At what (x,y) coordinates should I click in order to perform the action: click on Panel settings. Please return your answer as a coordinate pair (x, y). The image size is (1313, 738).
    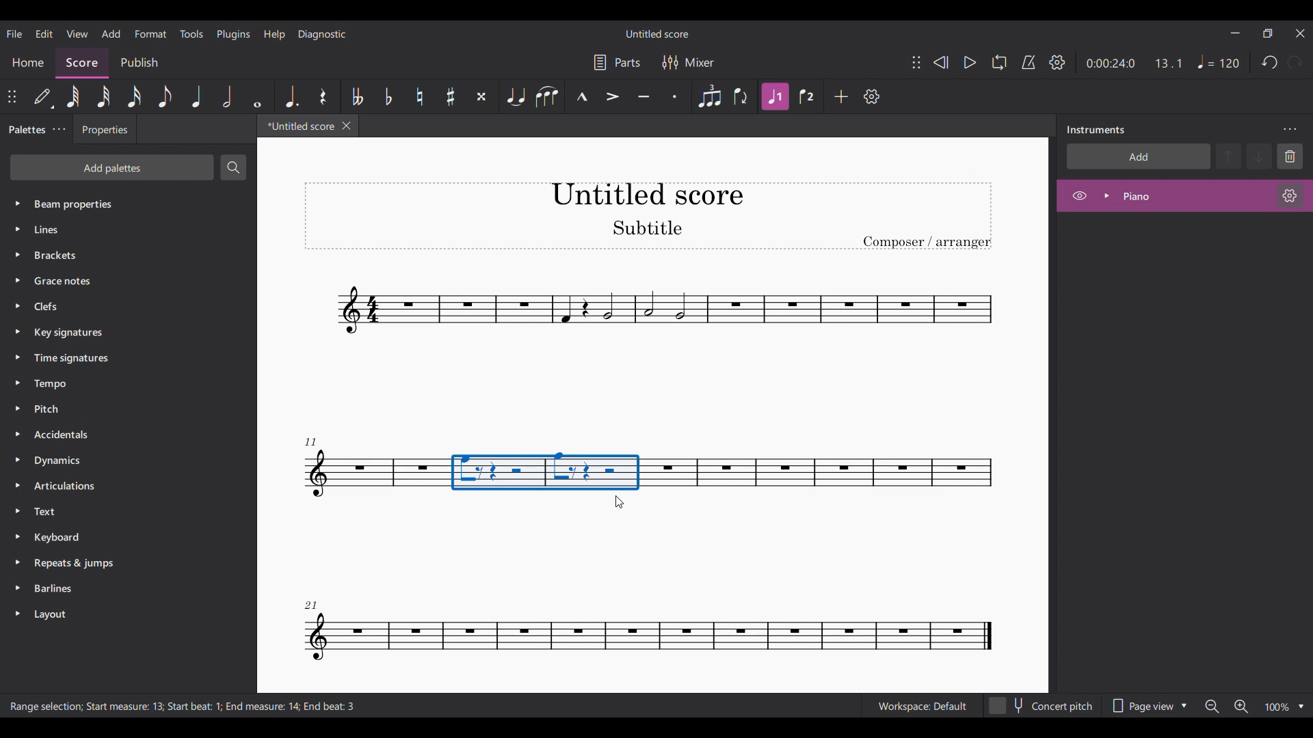
    Looking at the image, I should click on (1290, 130).